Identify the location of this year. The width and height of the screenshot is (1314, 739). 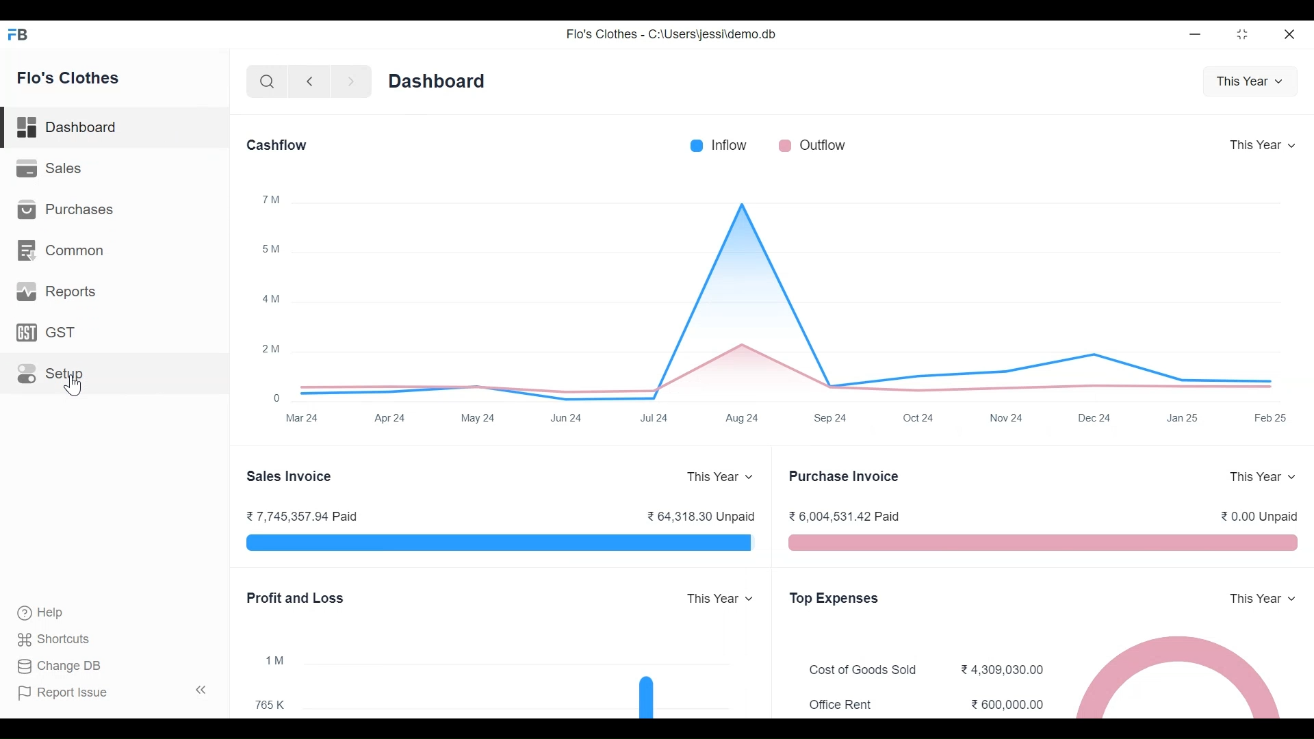
(1263, 144).